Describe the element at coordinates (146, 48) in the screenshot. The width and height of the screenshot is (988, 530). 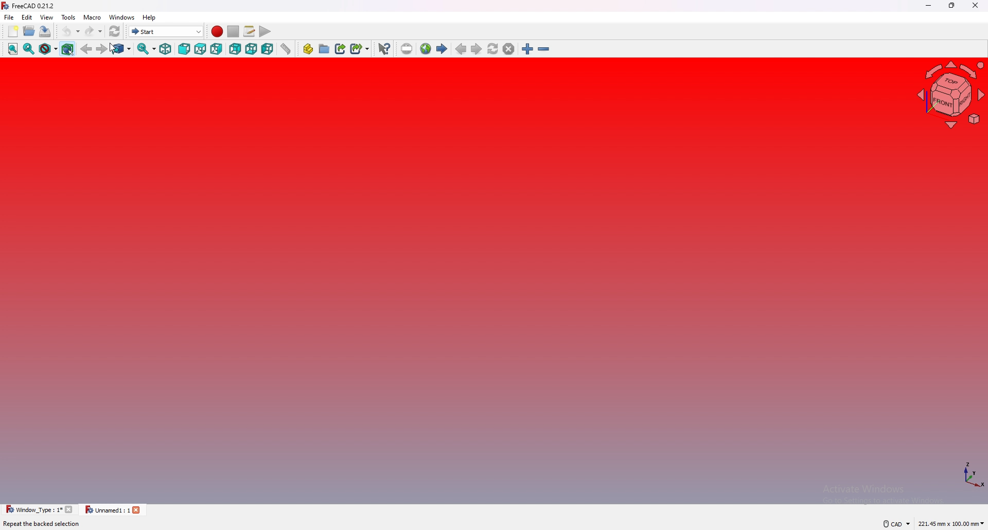
I see `synced view` at that location.